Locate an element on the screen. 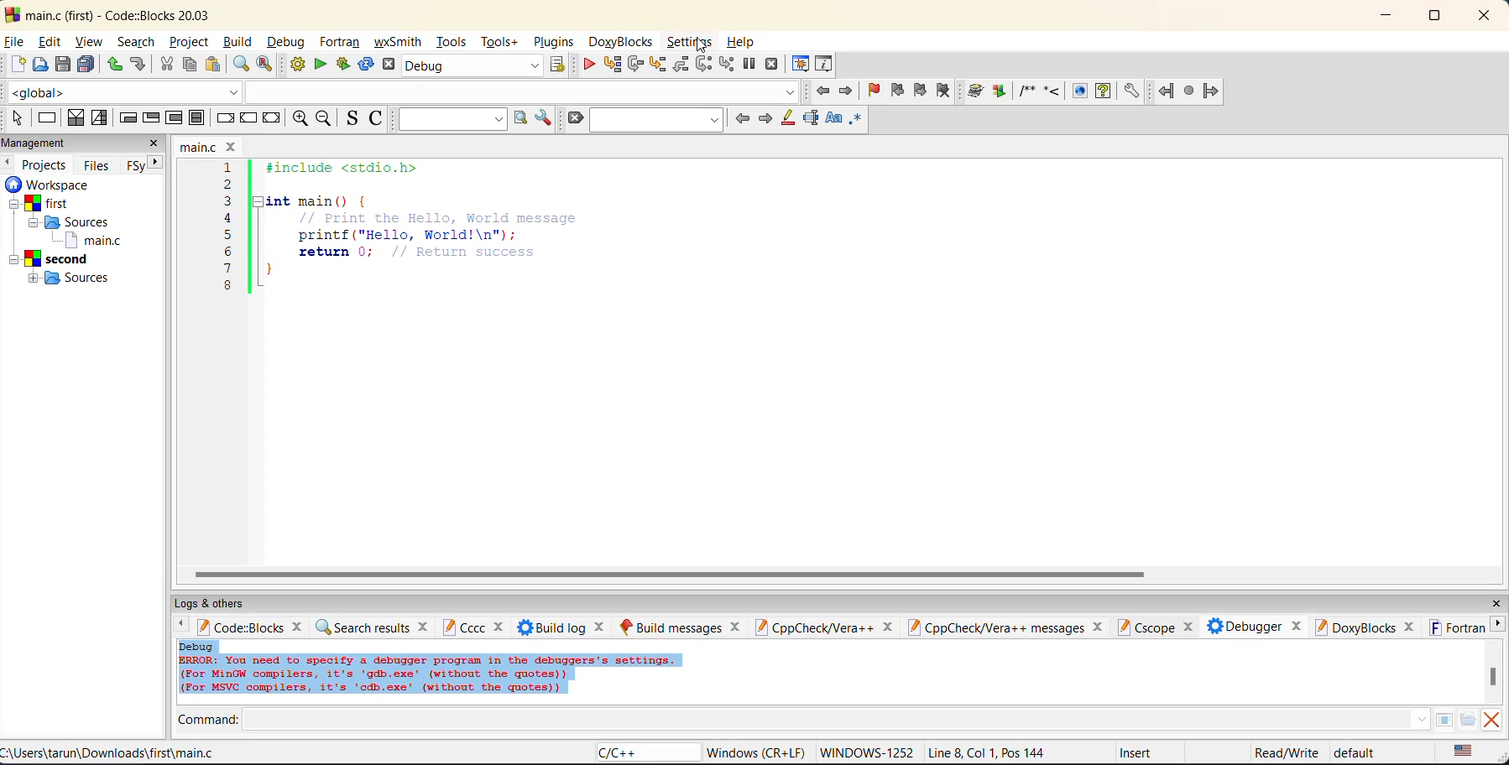 This screenshot has width=1509, height=765. select is located at coordinates (19, 118).